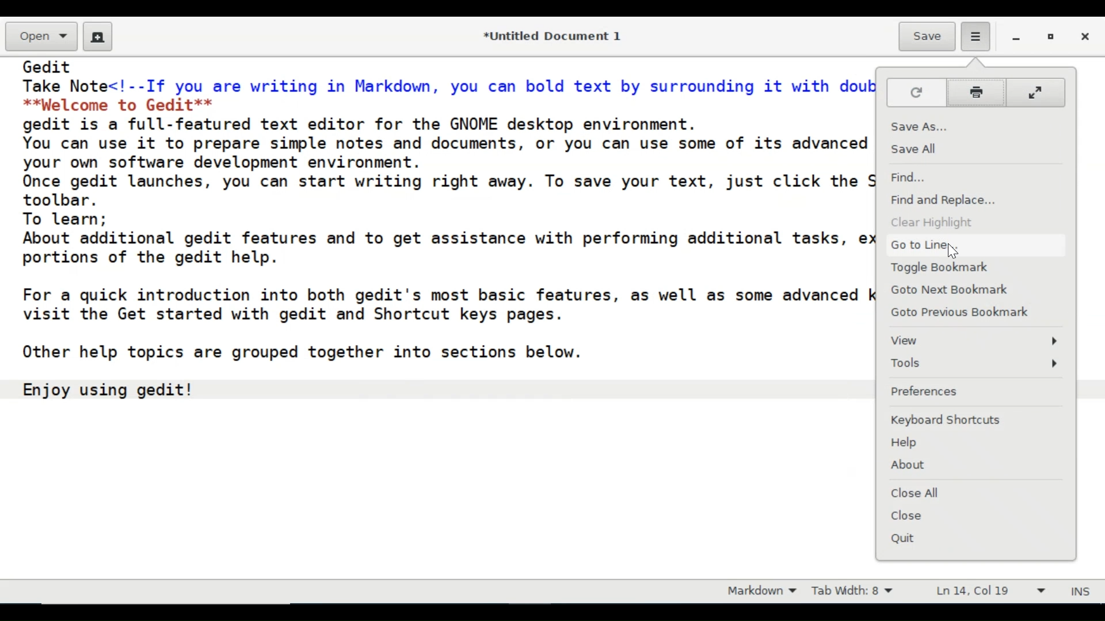 Image resolution: width=1105 pixels, height=621 pixels. Describe the element at coordinates (934, 126) in the screenshot. I see `Save As` at that location.